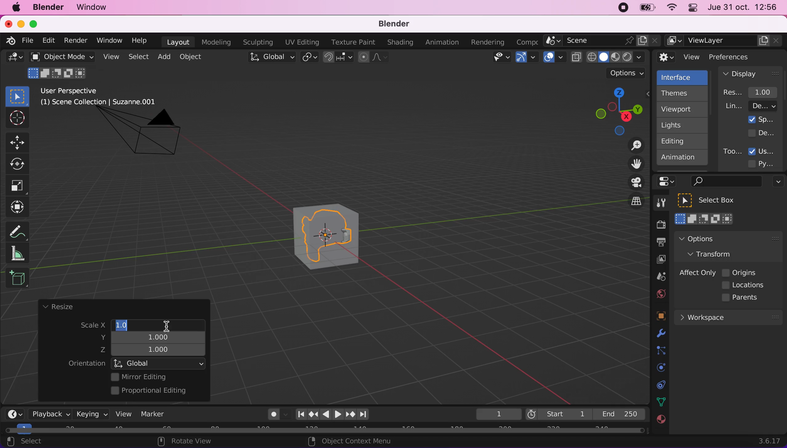  I want to click on , so click(18, 186).